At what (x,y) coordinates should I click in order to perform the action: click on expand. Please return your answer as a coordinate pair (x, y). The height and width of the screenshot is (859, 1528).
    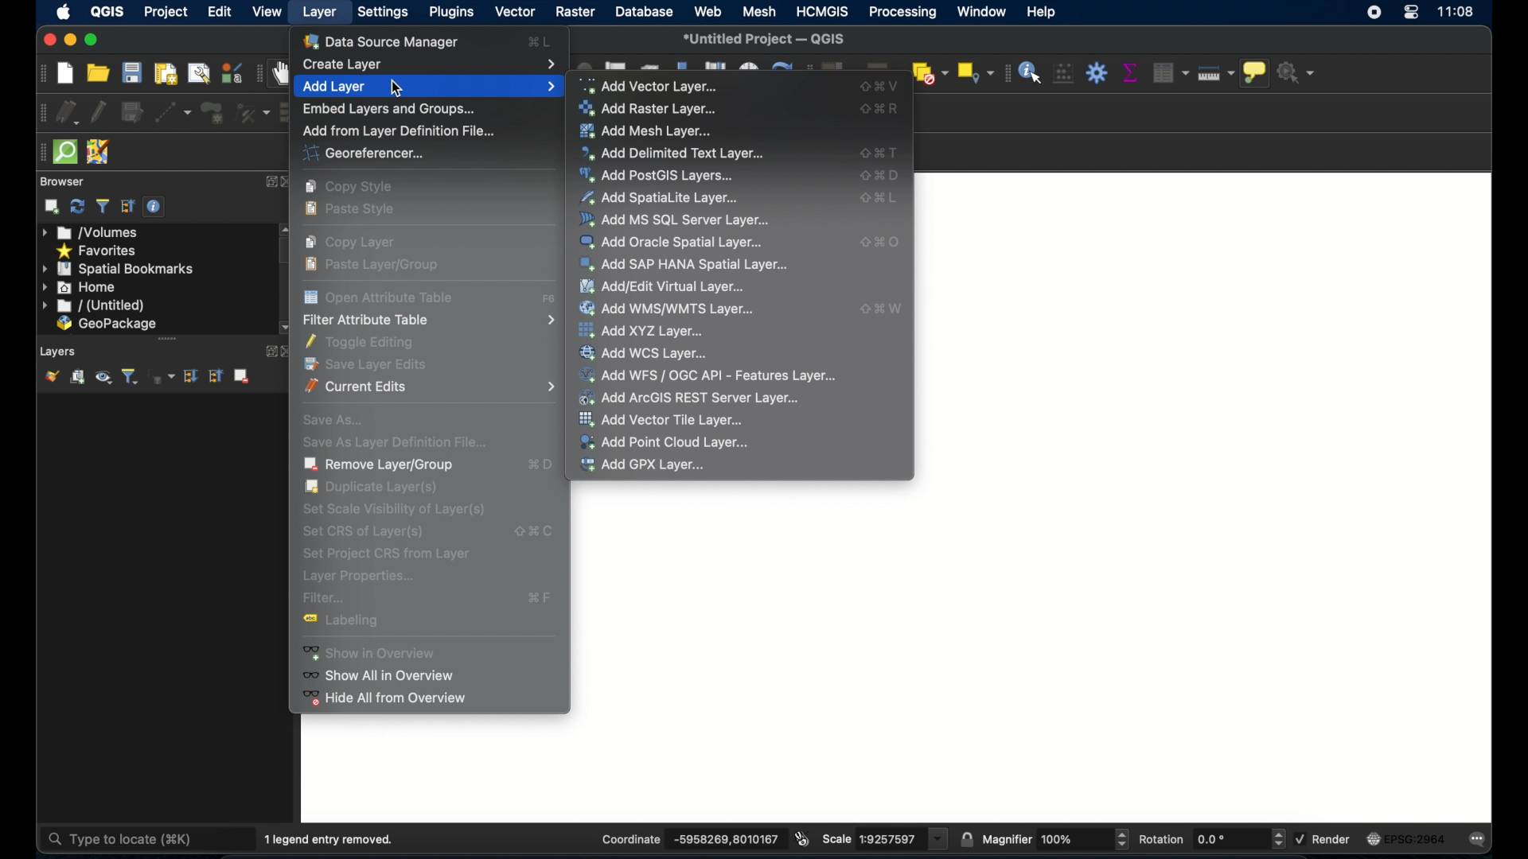
    Looking at the image, I should click on (267, 352).